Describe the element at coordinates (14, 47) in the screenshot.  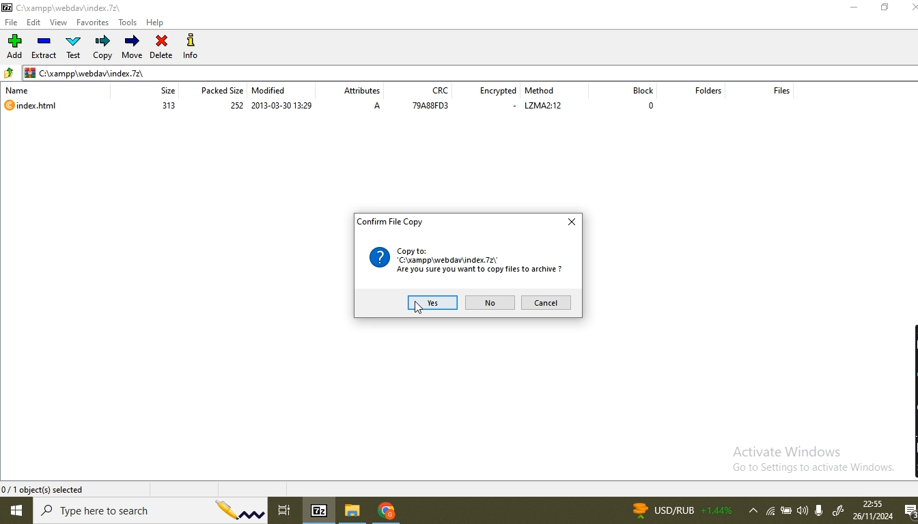
I see `add` at that location.